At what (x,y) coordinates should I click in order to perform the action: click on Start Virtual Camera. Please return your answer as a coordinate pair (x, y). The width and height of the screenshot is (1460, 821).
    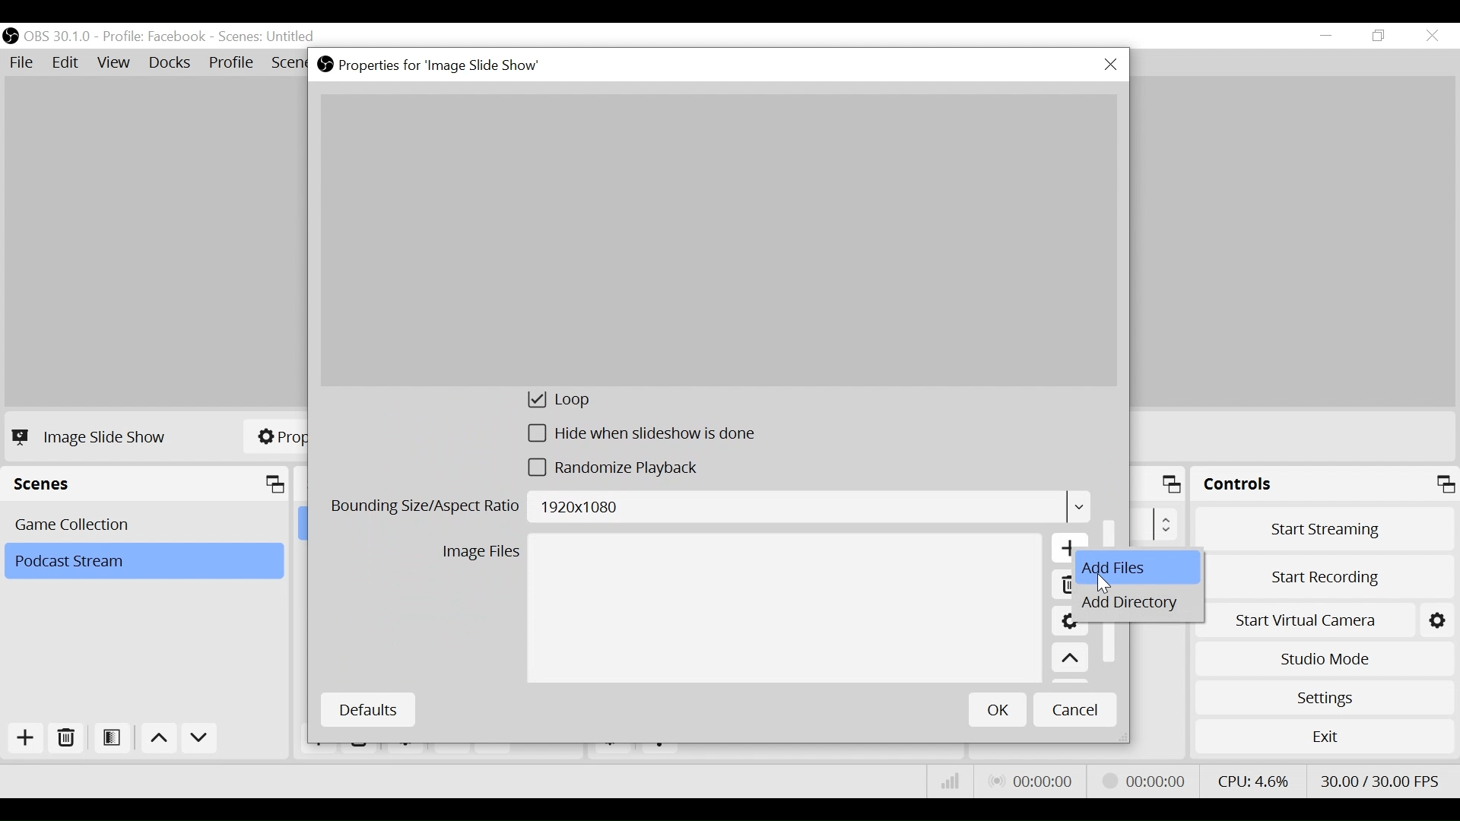
    Looking at the image, I should click on (1331, 617).